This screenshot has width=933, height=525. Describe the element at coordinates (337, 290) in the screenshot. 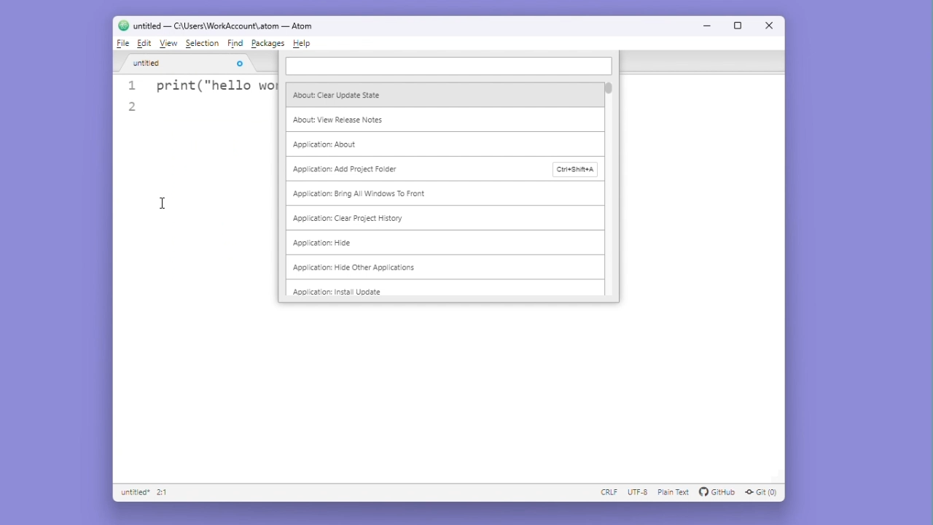

I see `Application install update` at that location.